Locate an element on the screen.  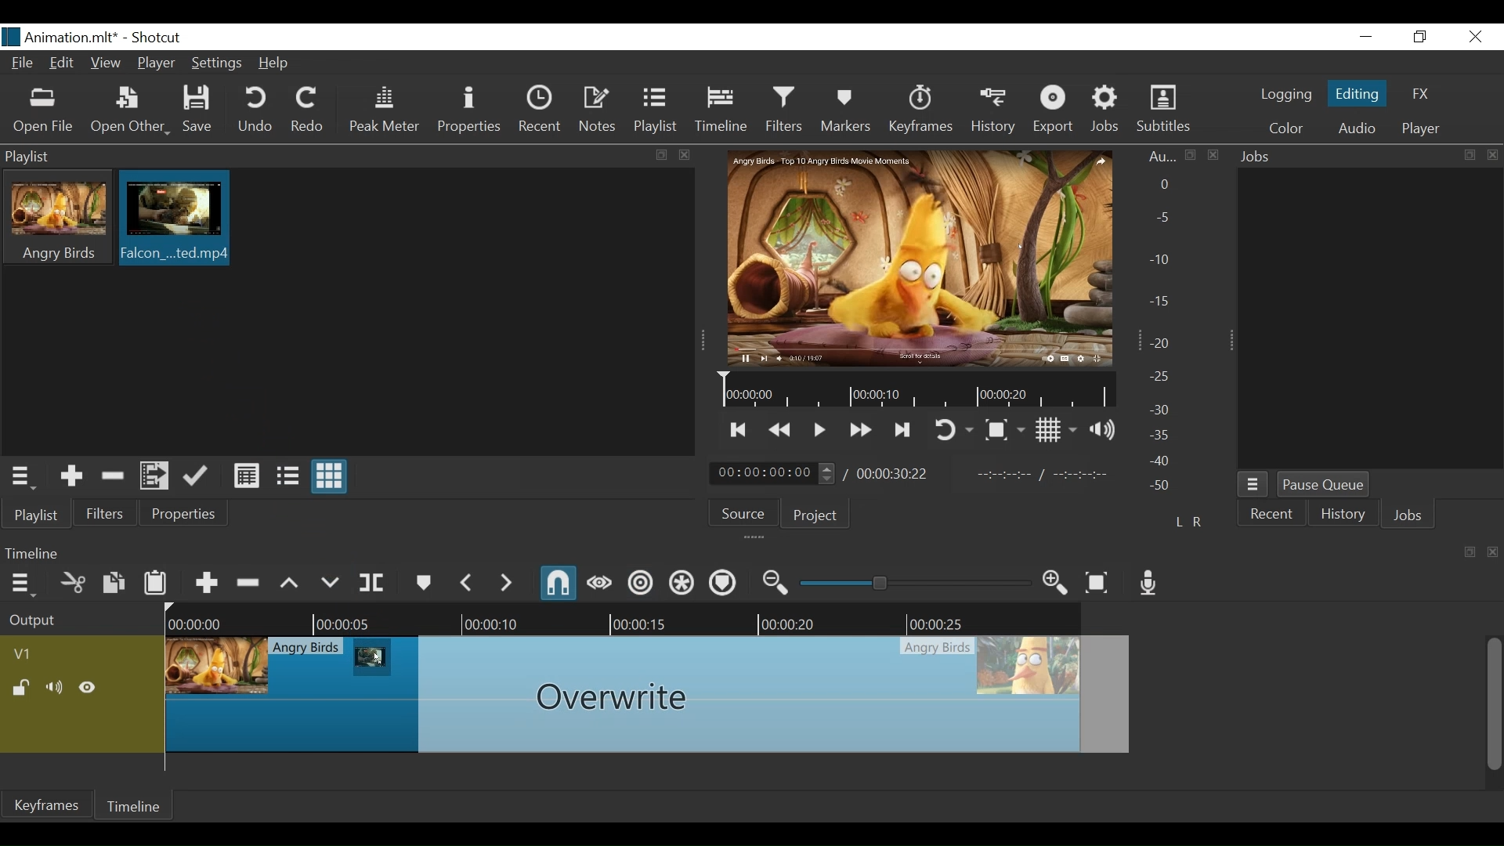
Settings is located at coordinates (215, 62).